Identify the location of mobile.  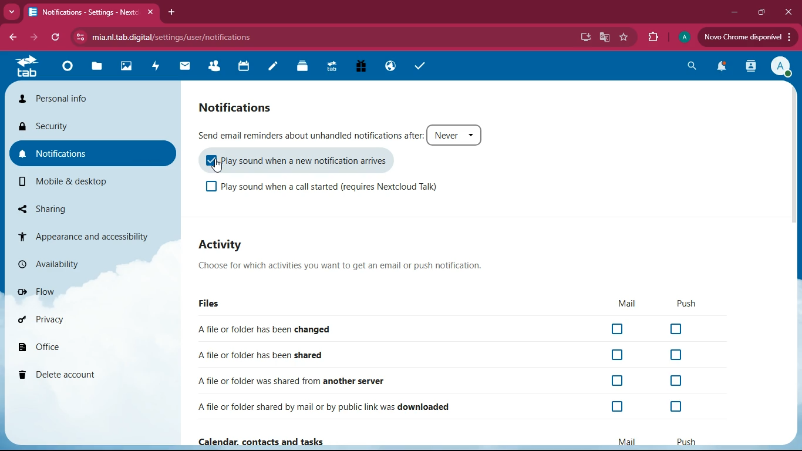
(79, 181).